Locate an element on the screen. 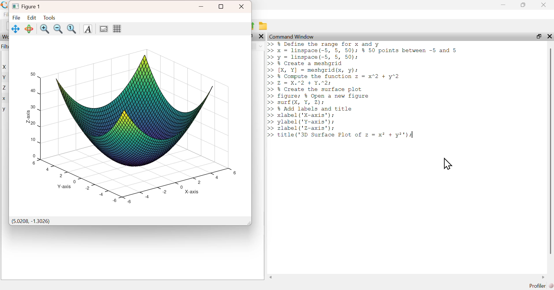 The width and height of the screenshot is (554, 290). Profiler is located at coordinates (541, 286).